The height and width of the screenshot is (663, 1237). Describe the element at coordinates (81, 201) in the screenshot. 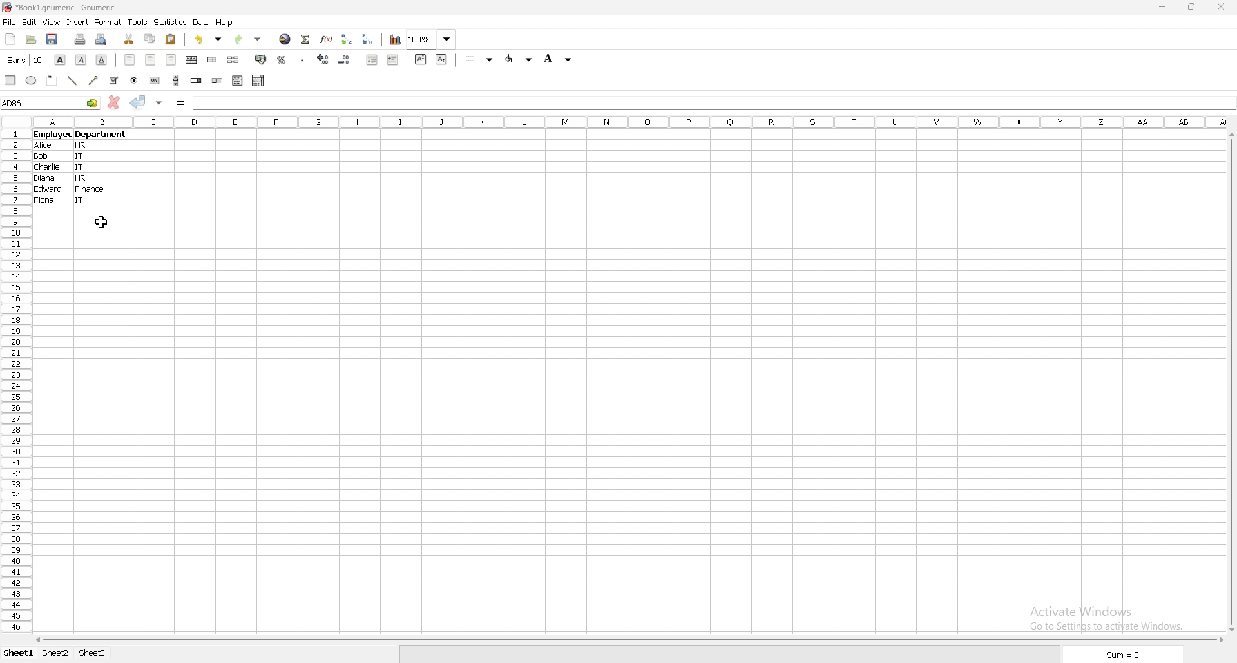

I see `it` at that location.